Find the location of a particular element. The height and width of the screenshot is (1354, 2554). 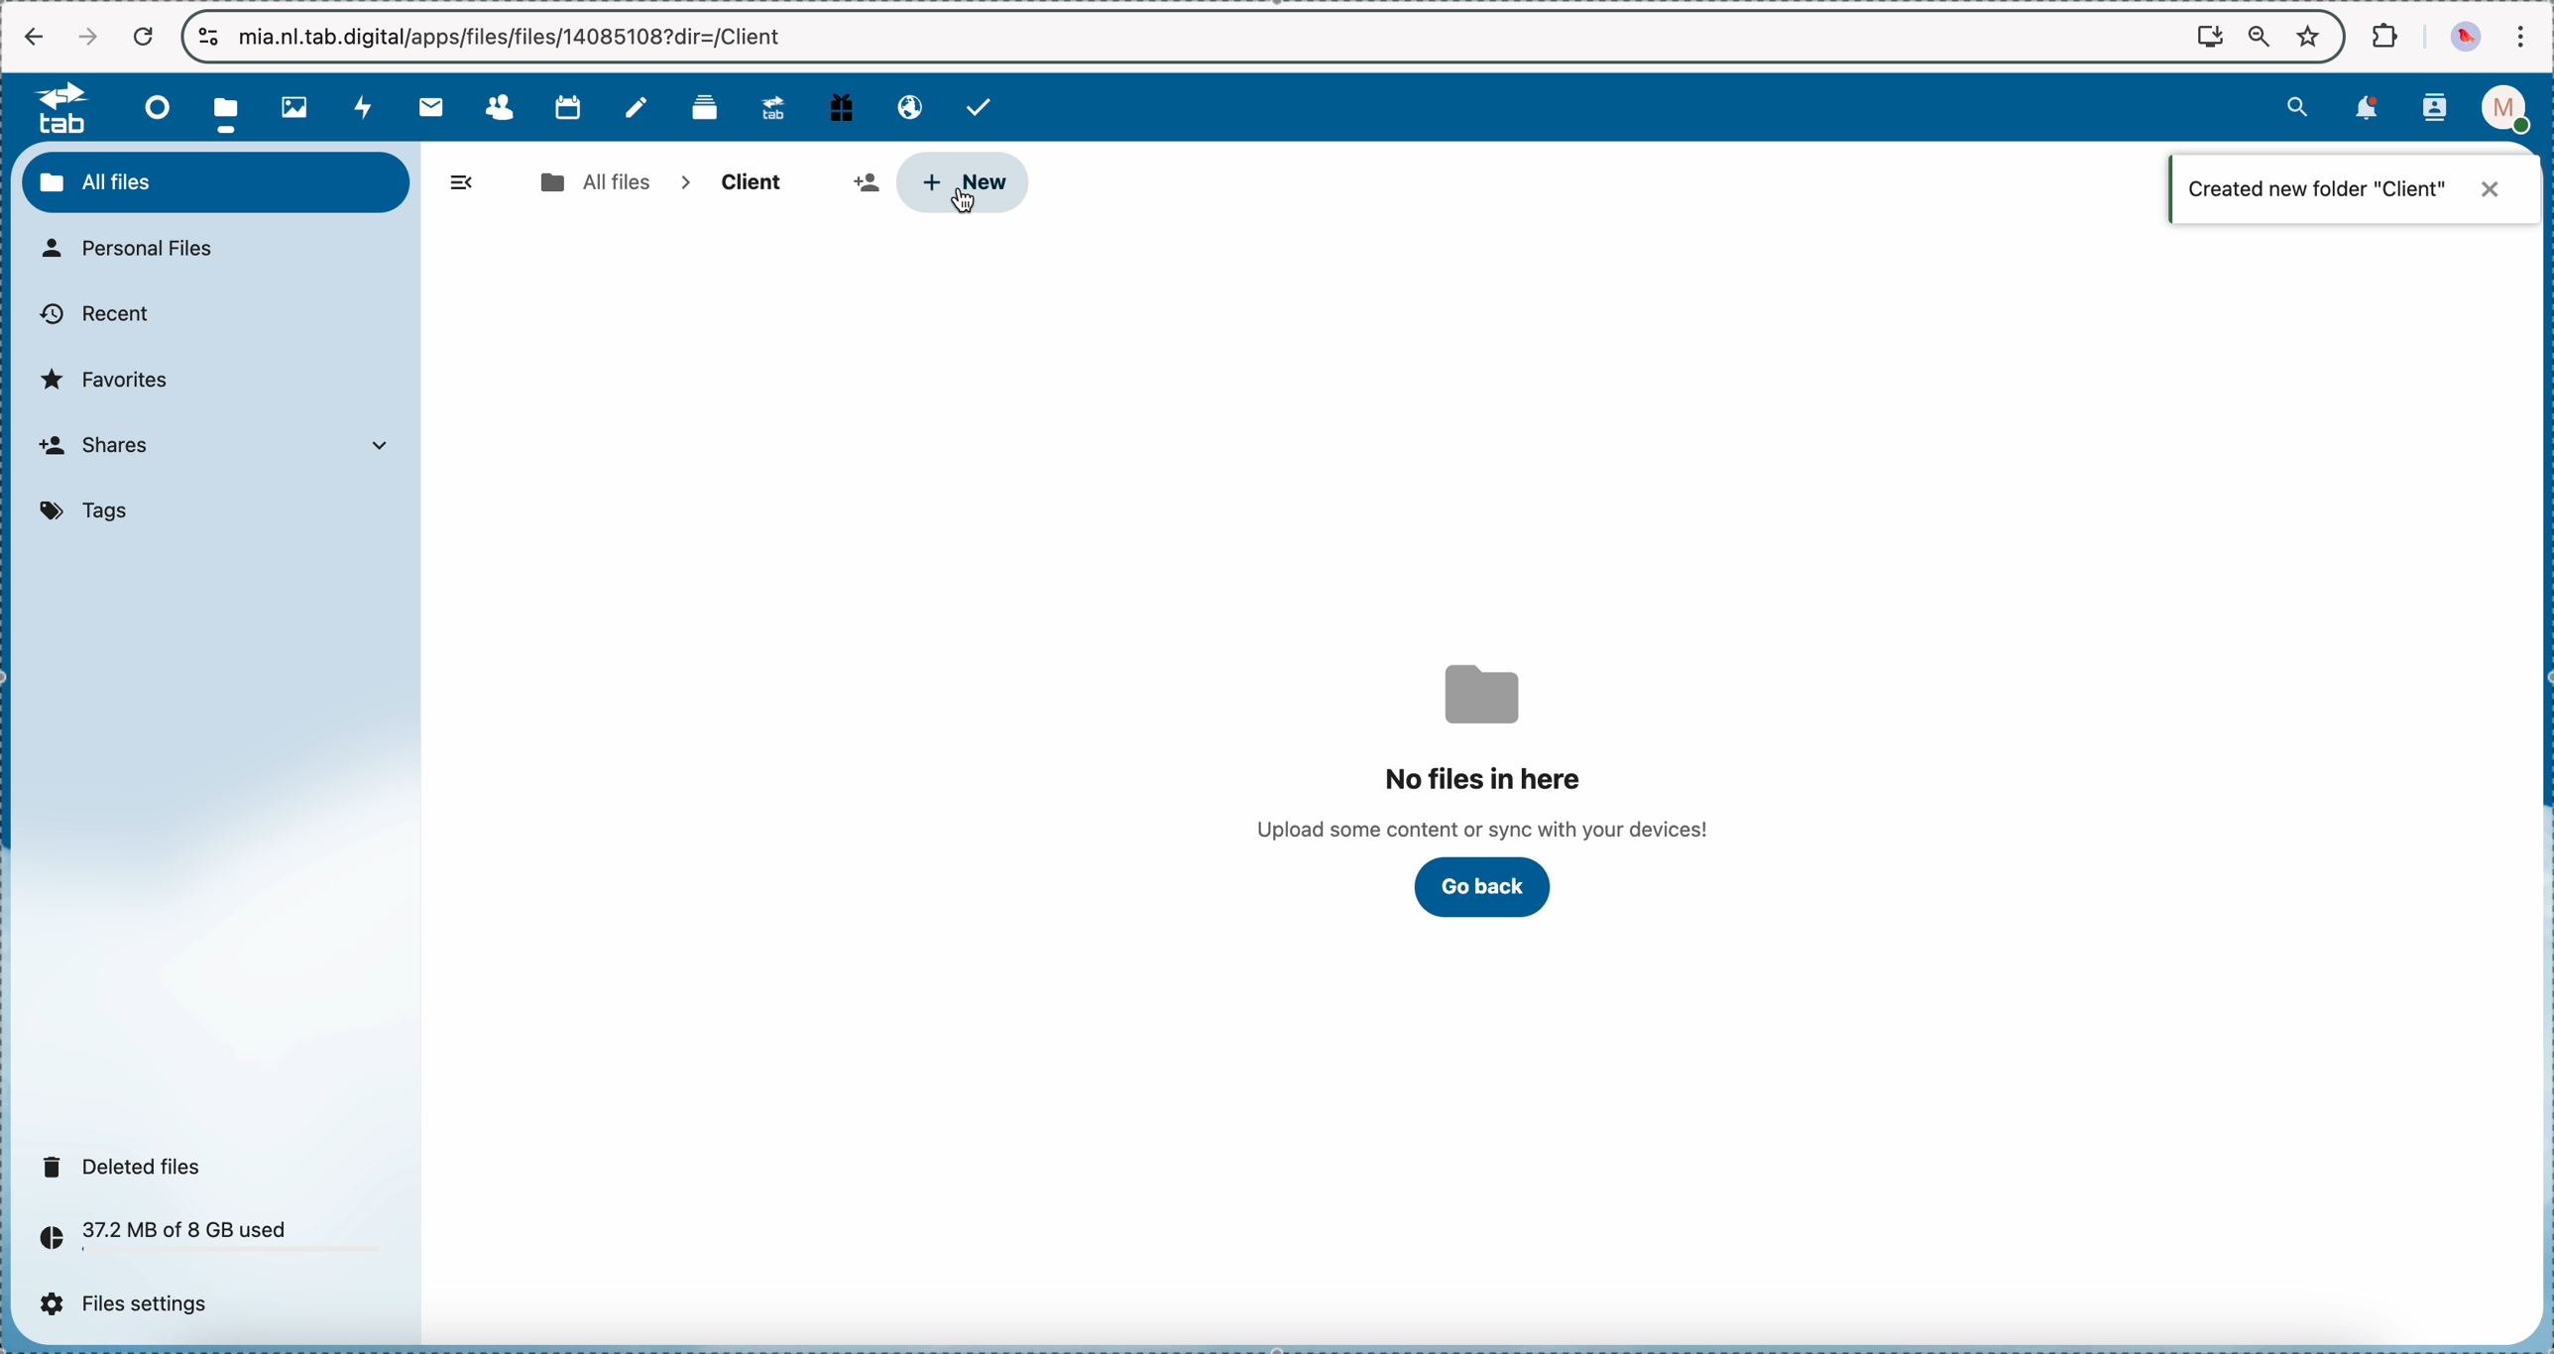

free is located at coordinates (842, 105).